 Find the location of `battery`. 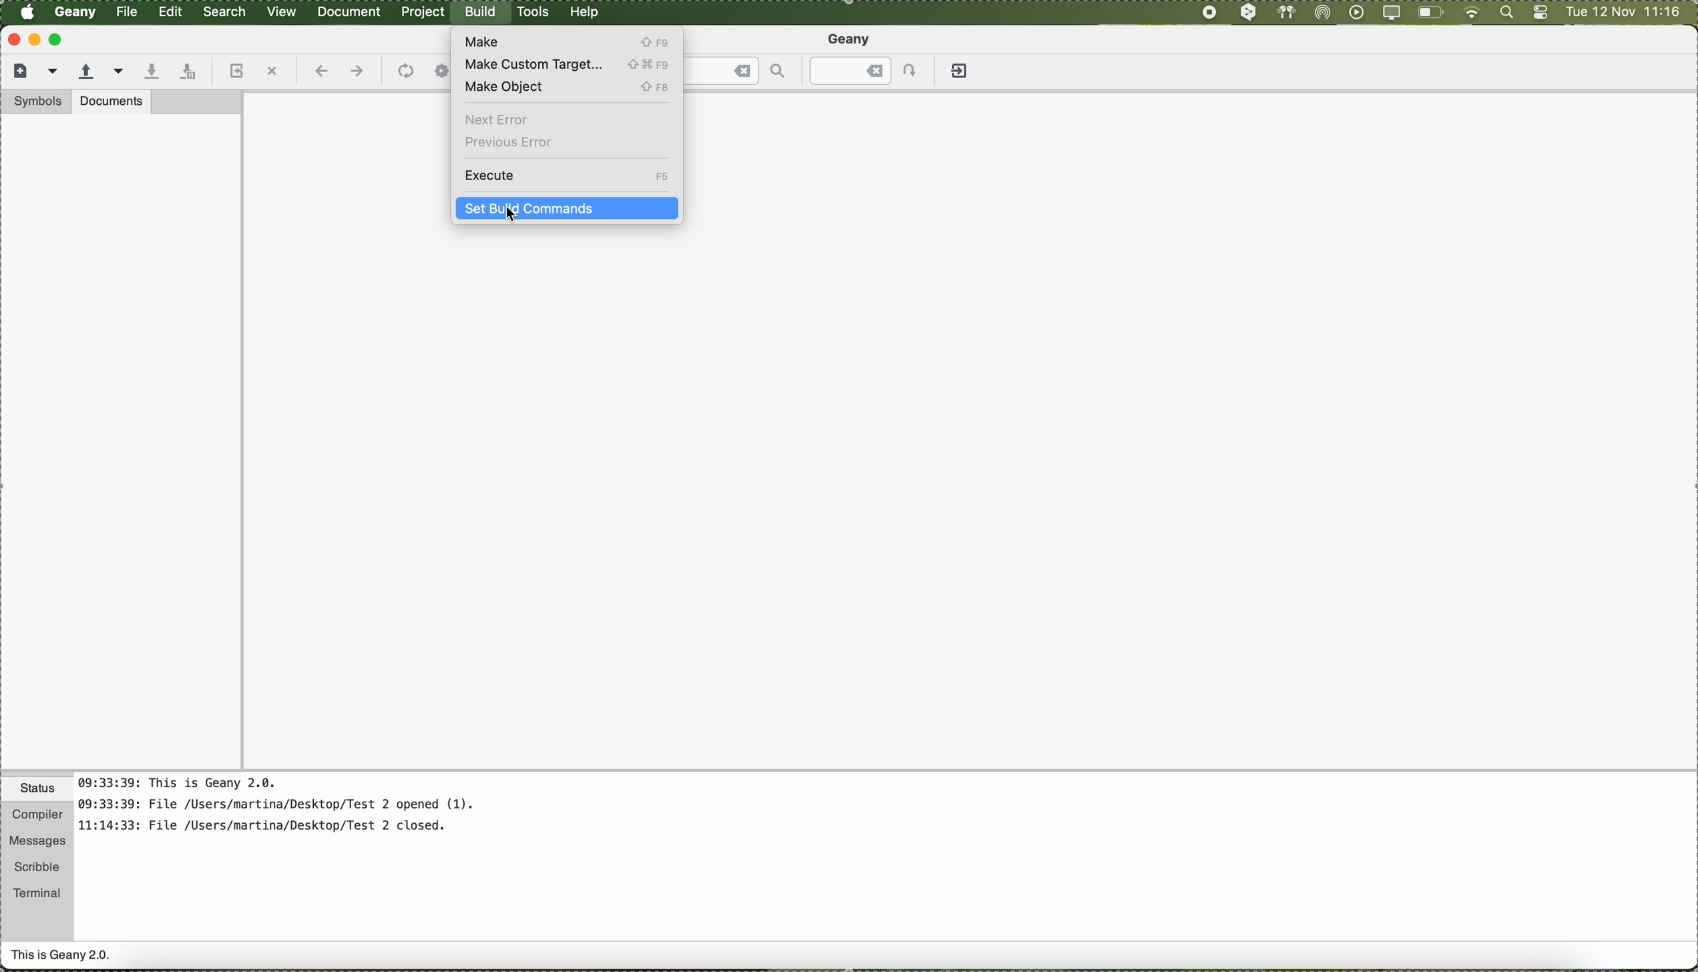

battery is located at coordinates (1431, 15).